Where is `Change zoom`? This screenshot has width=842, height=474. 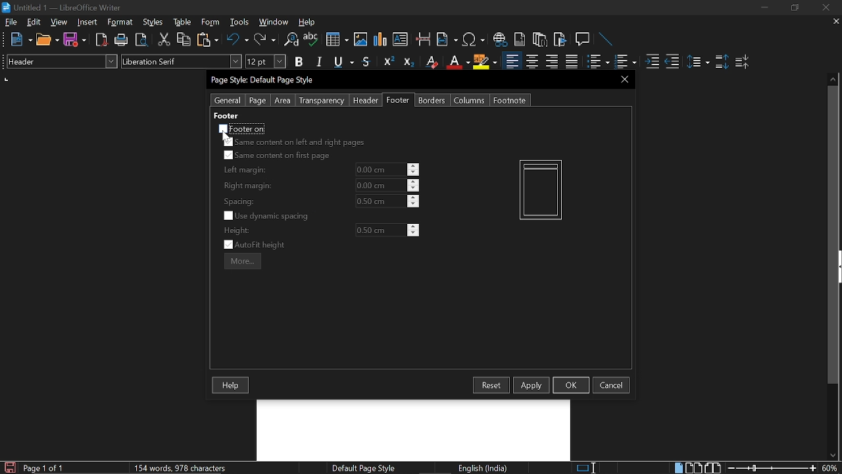 Change zoom is located at coordinates (772, 468).